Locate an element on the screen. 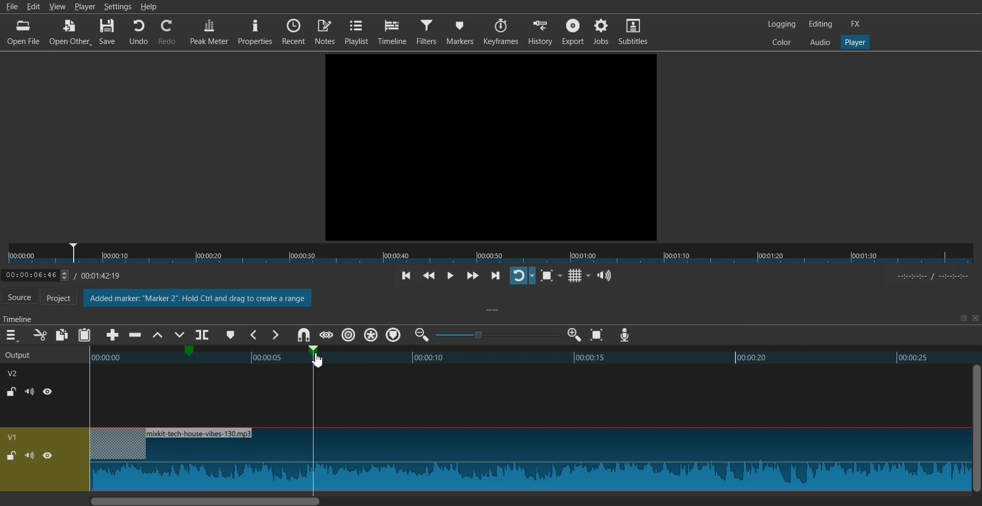 This screenshot has height=506, width=982. Toggle grid display on the player is located at coordinates (577, 276).